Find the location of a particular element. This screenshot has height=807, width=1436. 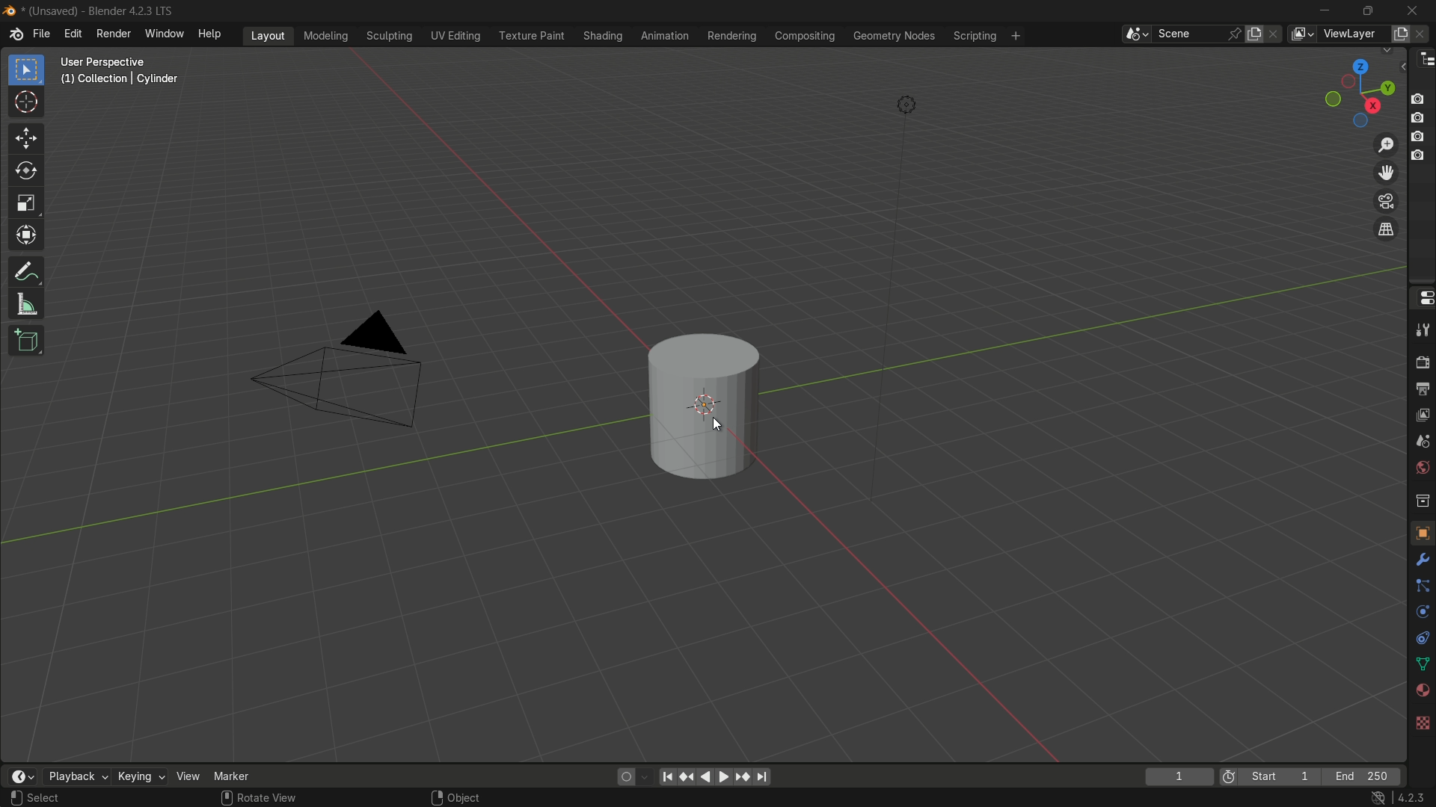

render menu is located at coordinates (113, 34).